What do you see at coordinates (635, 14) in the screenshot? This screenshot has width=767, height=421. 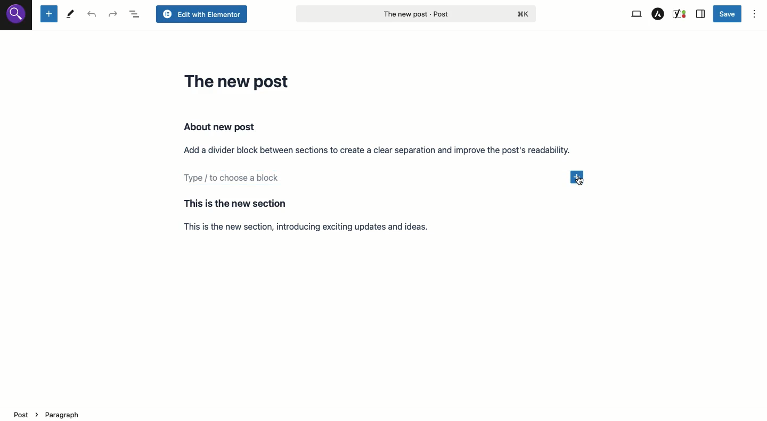 I see `View` at bounding box center [635, 14].